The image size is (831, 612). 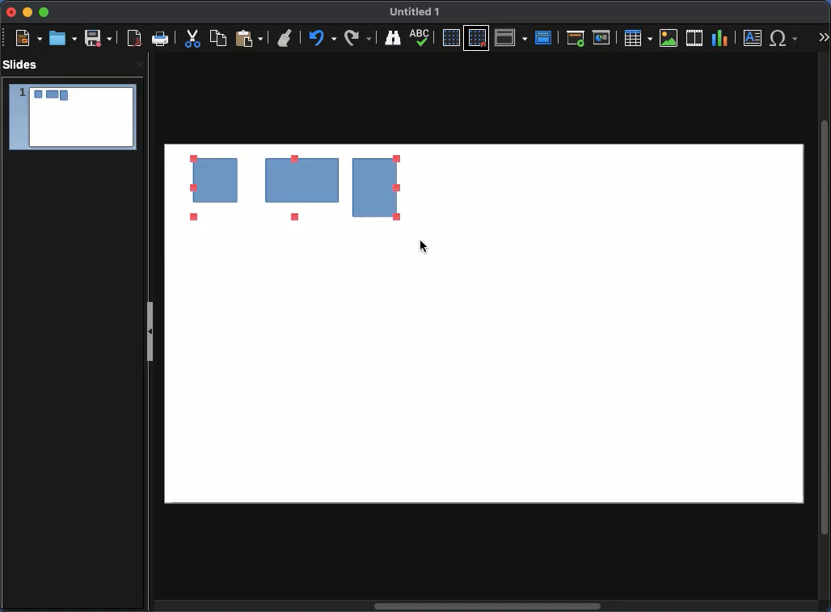 What do you see at coordinates (825, 328) in the screenshot?
I see `Scroll` at bounding box center [825, 328].